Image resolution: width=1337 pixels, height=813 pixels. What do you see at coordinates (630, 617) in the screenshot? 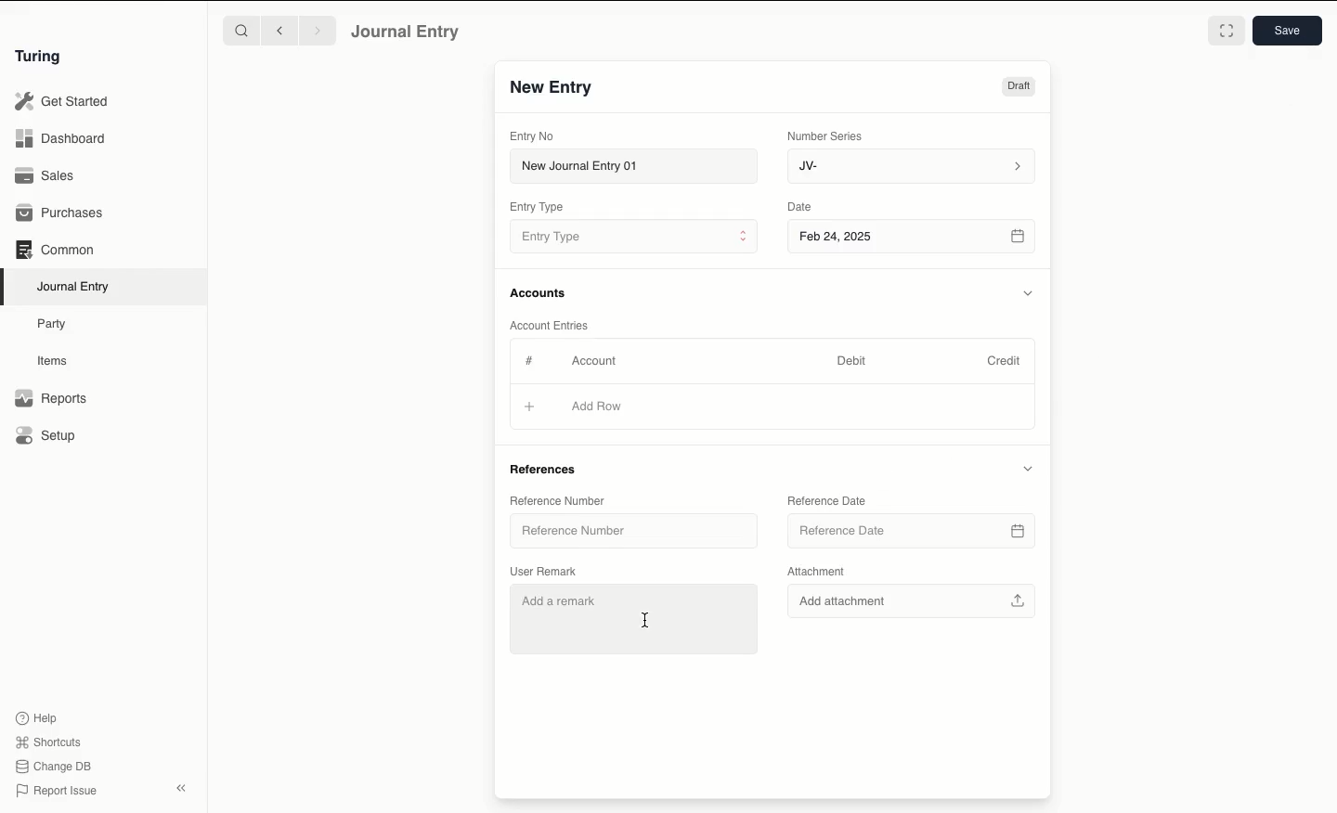
I see `Add a remark` at bounding box center [630, 617].